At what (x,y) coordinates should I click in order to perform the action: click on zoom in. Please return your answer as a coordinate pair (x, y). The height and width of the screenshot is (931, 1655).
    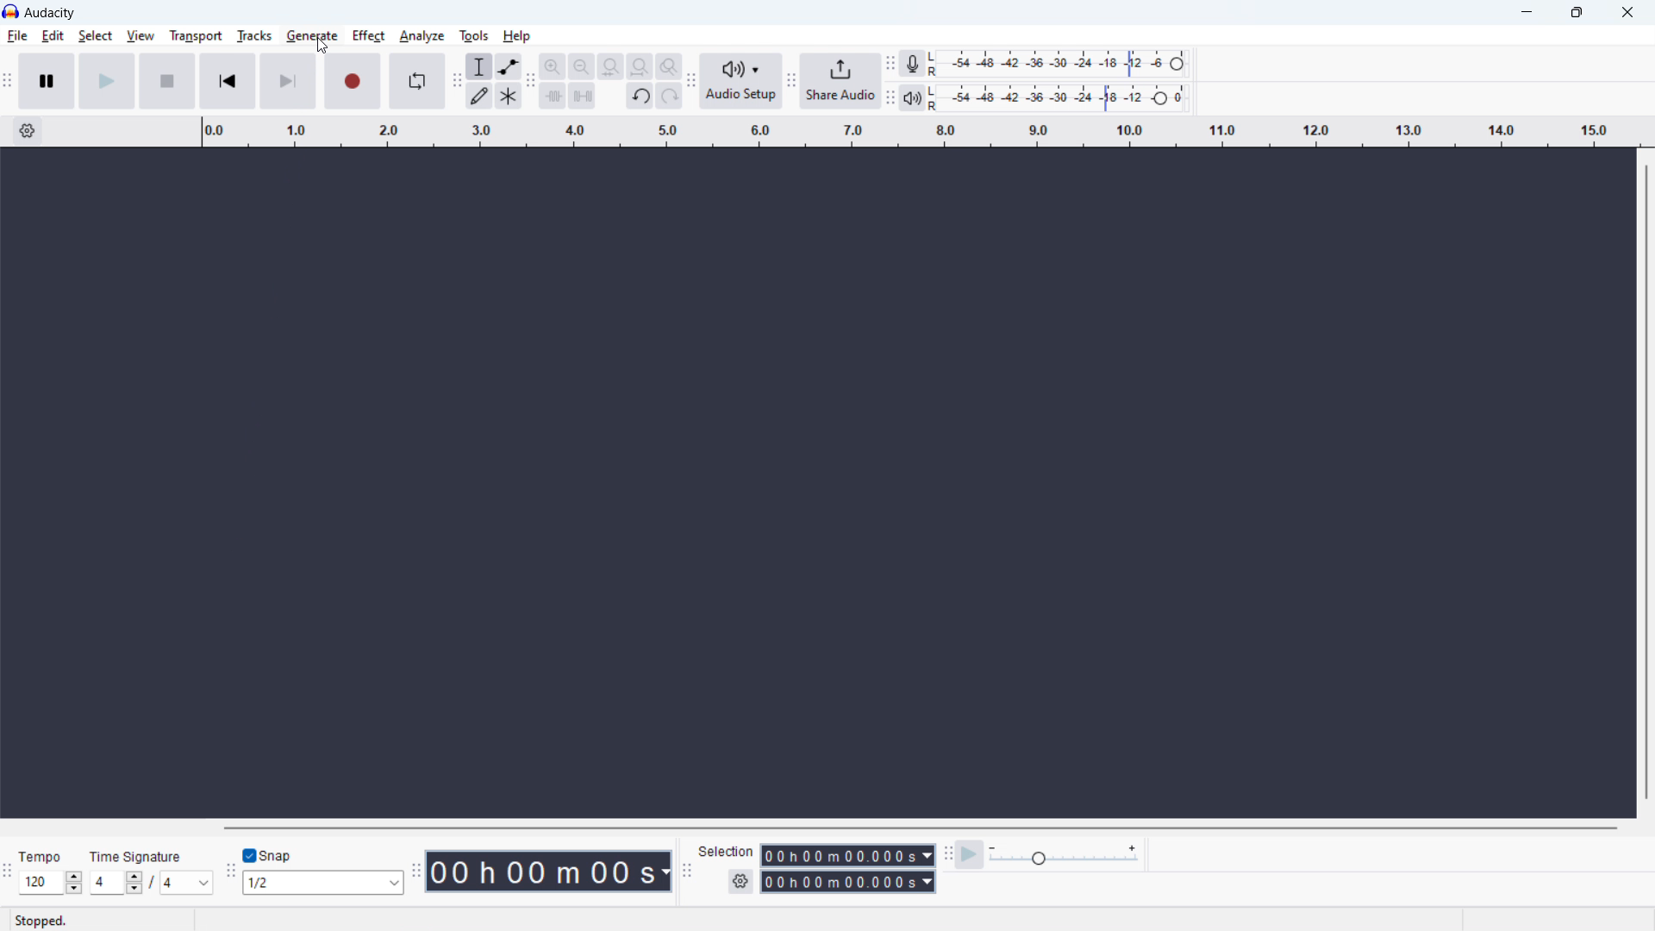
    Looking at the image, I should click on (553, 66).